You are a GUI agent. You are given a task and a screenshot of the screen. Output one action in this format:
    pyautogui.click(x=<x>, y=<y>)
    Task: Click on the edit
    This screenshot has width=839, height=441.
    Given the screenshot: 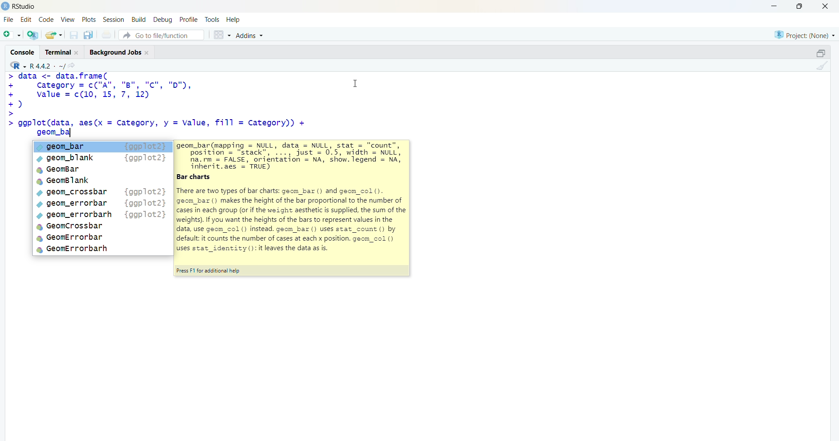 What is the action you would take?
    pyautogui.click(x=26, y=20)
    